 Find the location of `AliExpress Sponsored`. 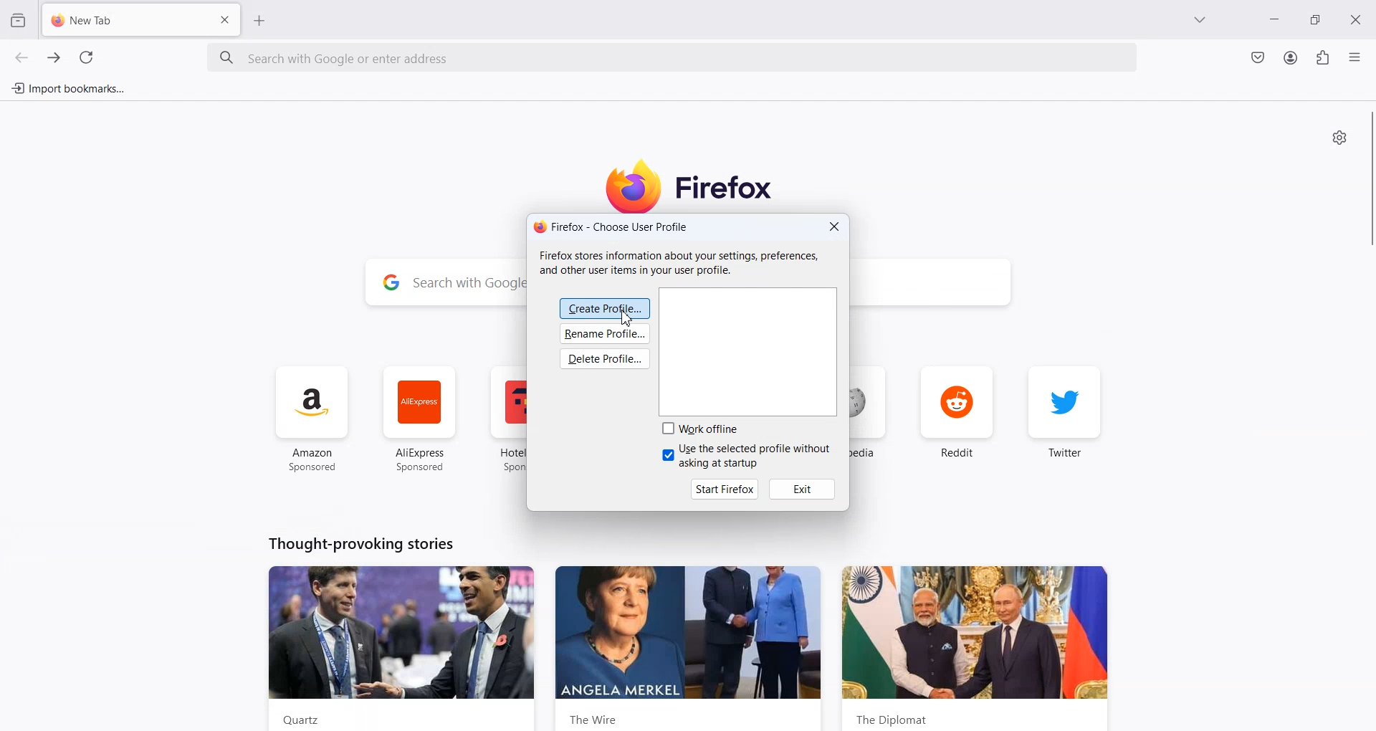

AliExpress Sponsored is located at coordinates (419, 419).